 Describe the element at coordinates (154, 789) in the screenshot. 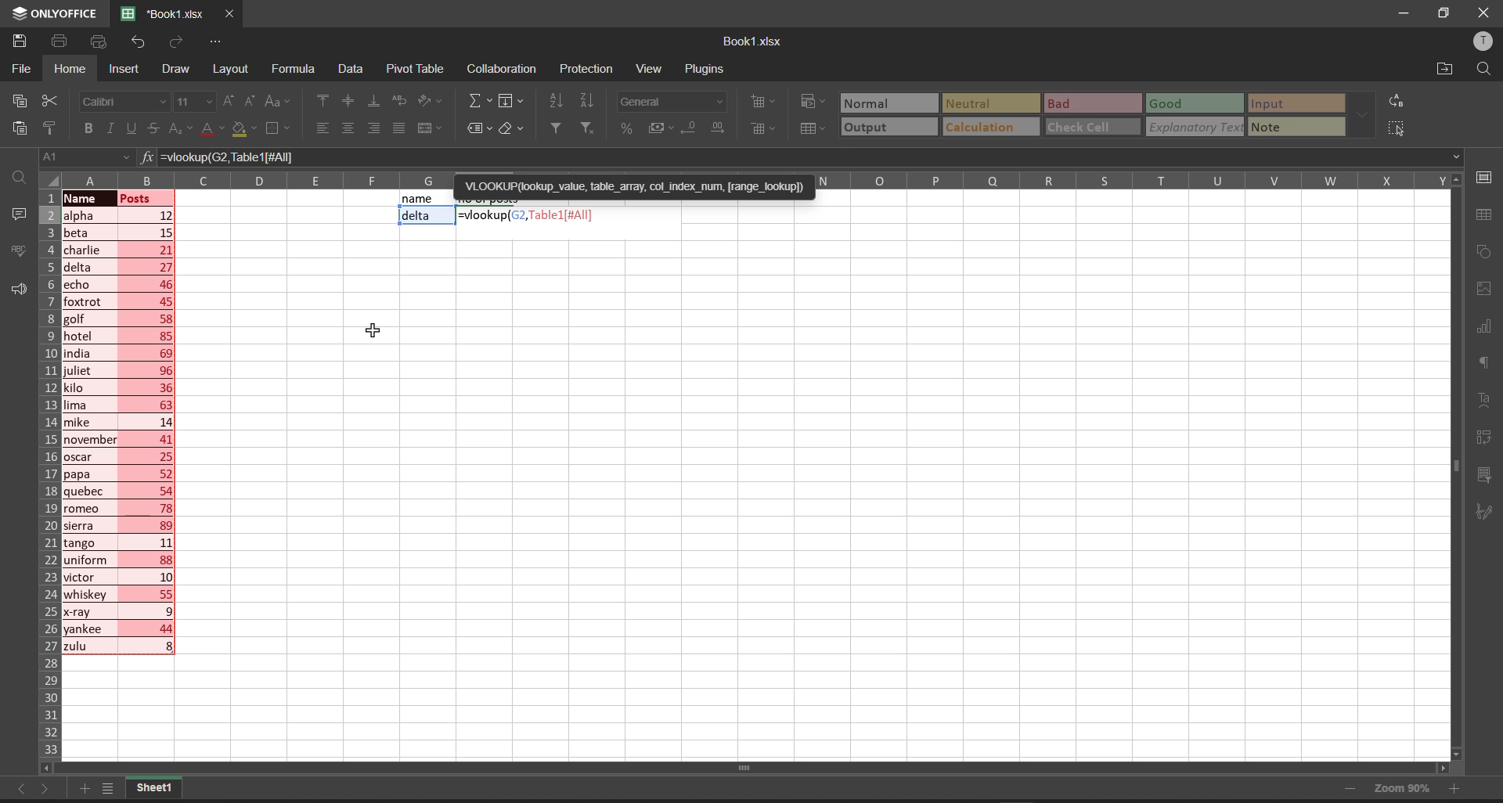

I see `sheet1` at that location.